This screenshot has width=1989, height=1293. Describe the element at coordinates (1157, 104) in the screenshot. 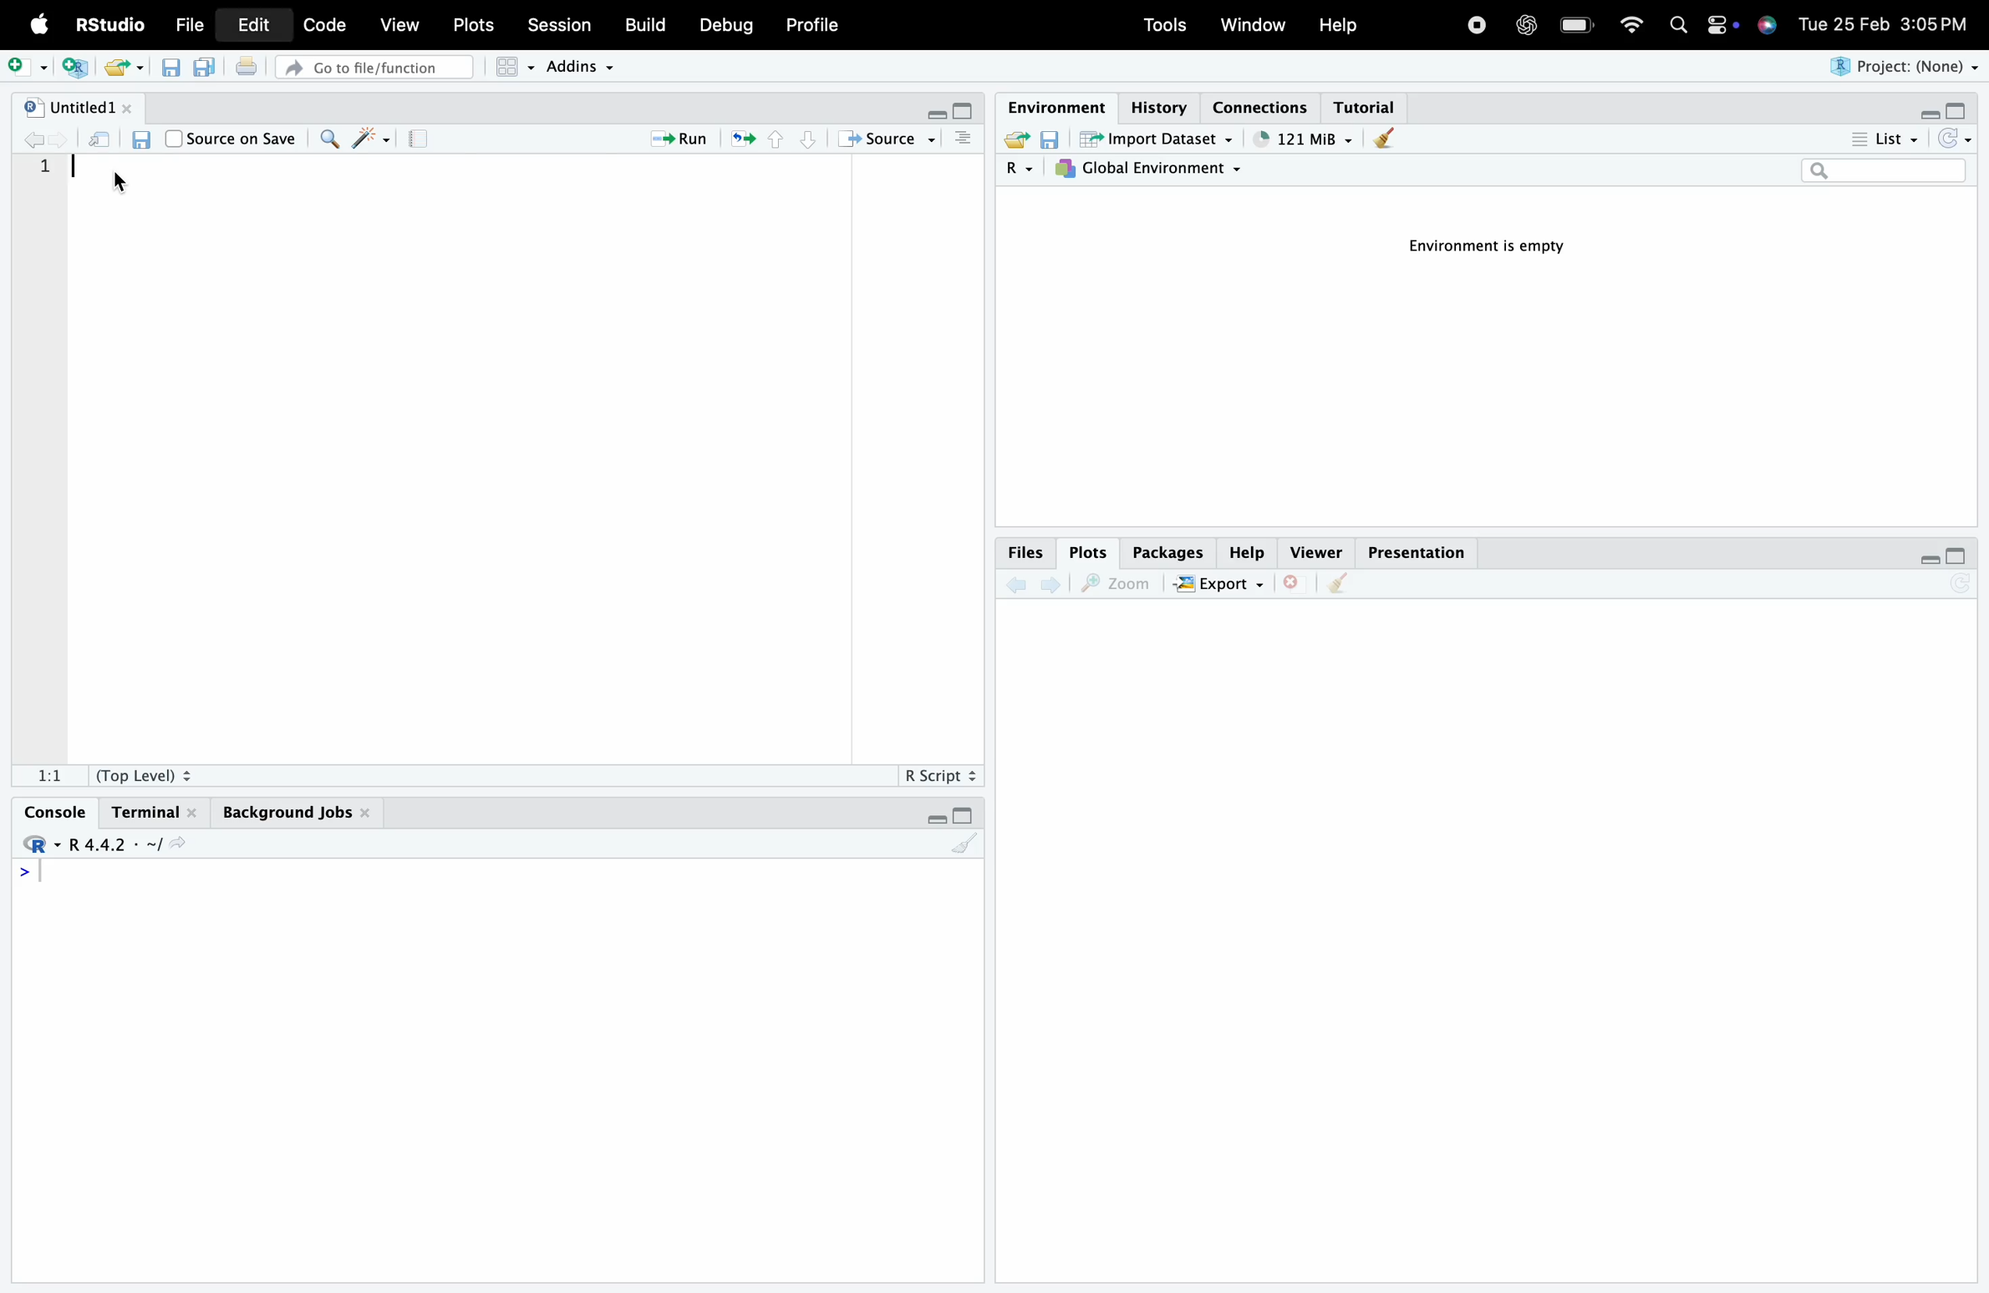

I see `History` at that location.